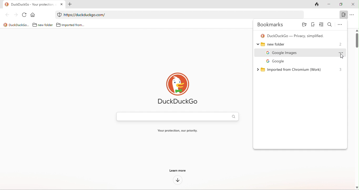 This screenshot has height=190, width=359. I want to click on title, so click(15, 25).